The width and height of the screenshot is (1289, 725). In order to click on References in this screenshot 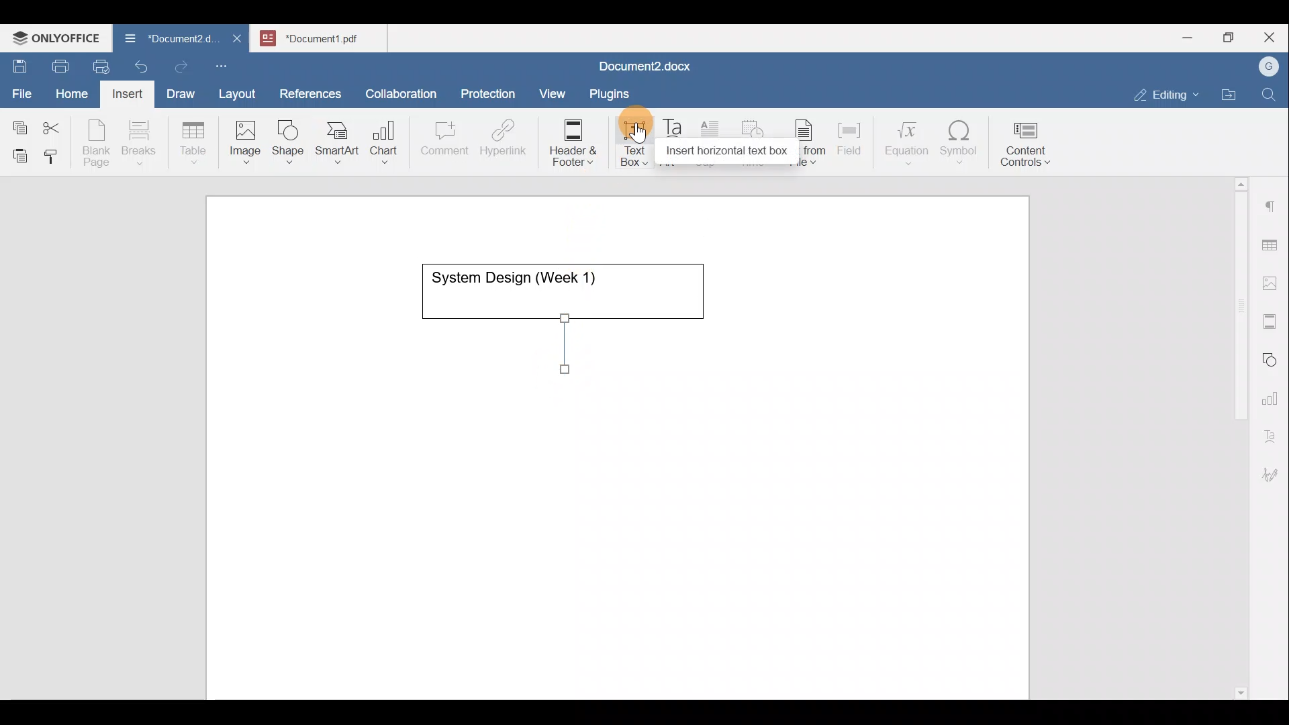, I will do `click(309, 92)`.